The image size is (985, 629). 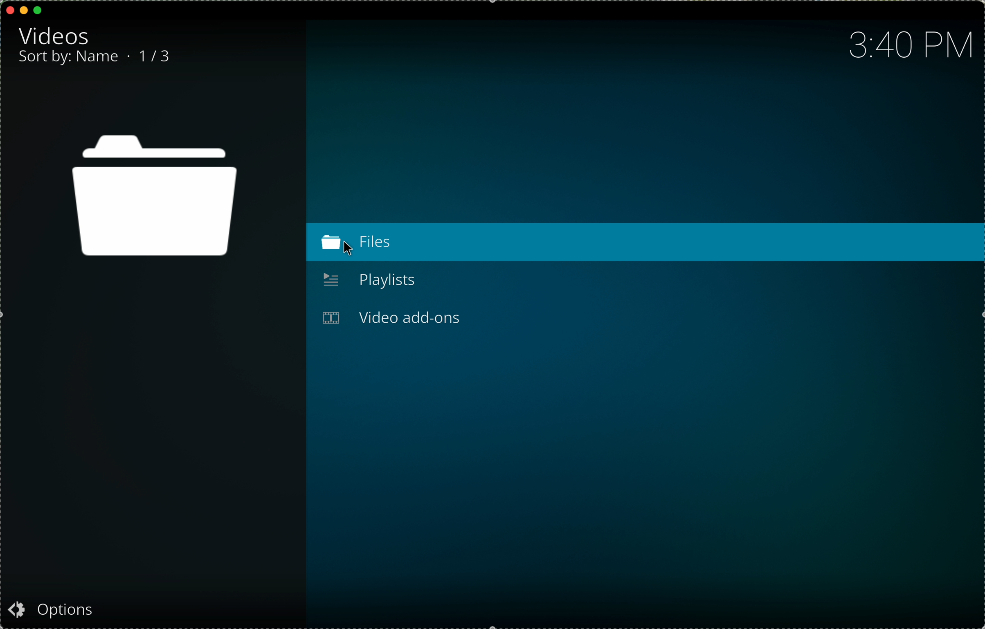 What do you see at coordinates (24, 9) in the screenshot?
I see `minimise` at bounding box center [24, 9].